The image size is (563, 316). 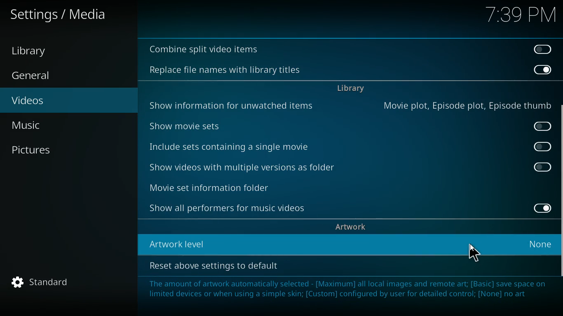 I want to click on None, so click(x=542, y=243).